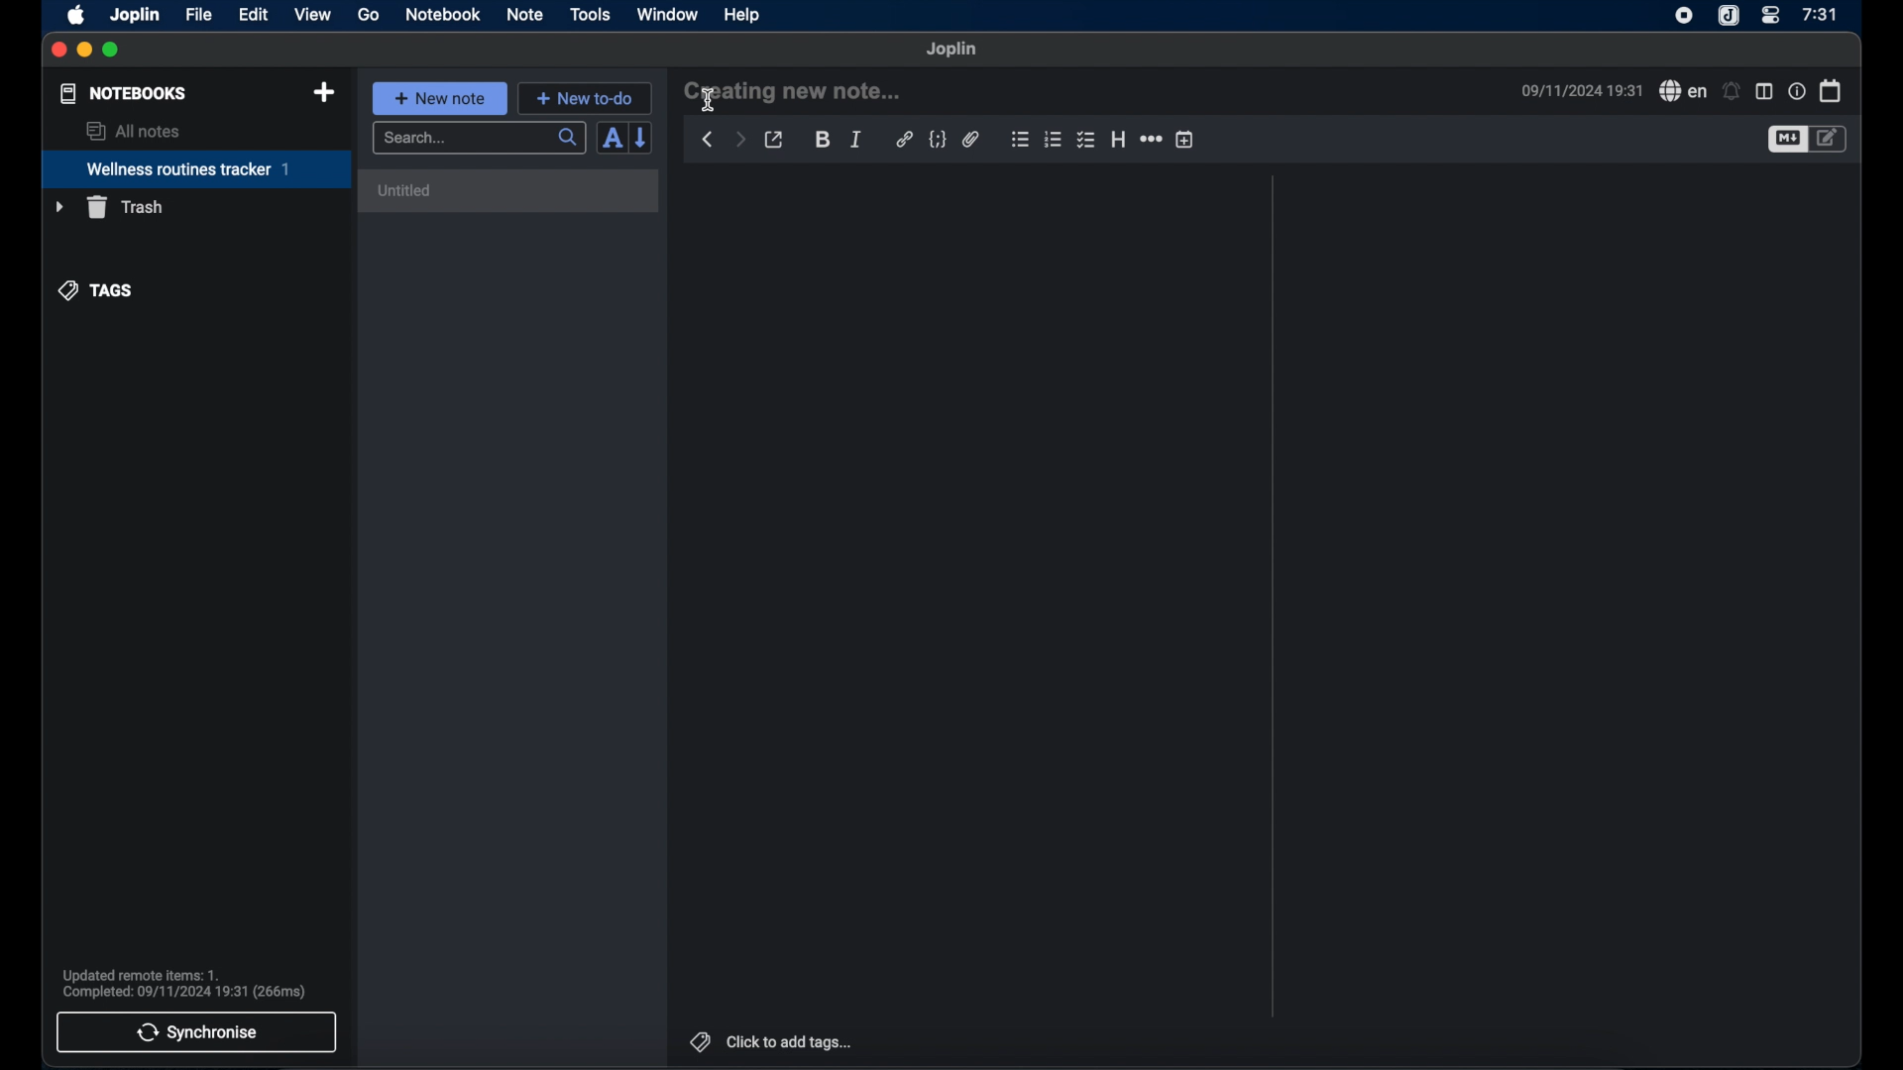  I want to click on view, so click(312, 15).